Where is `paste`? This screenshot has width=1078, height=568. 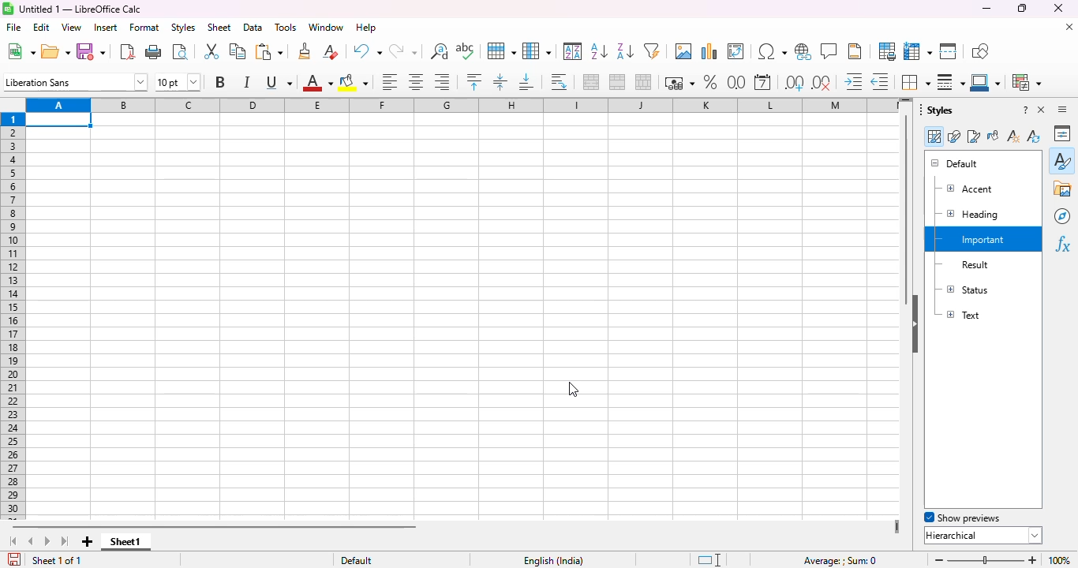 paste is located at coordinates (269, 51).